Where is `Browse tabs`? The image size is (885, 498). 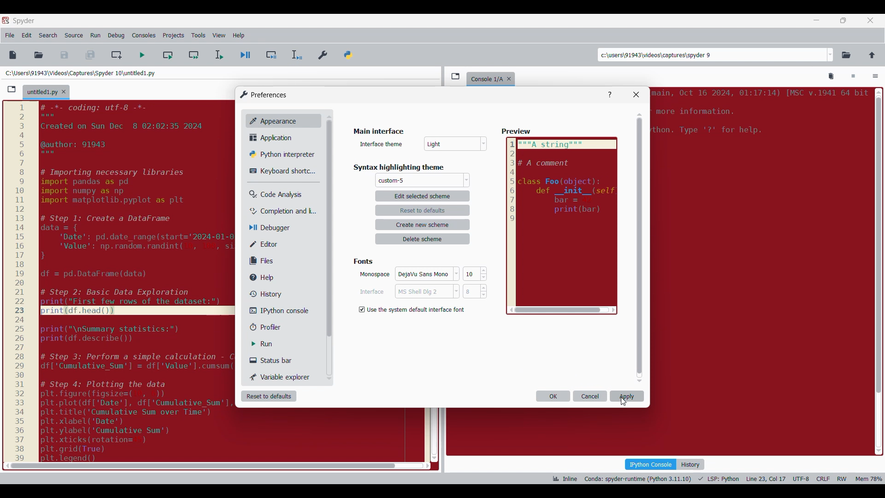
Browse tabs is located at coordinates (455, 76).